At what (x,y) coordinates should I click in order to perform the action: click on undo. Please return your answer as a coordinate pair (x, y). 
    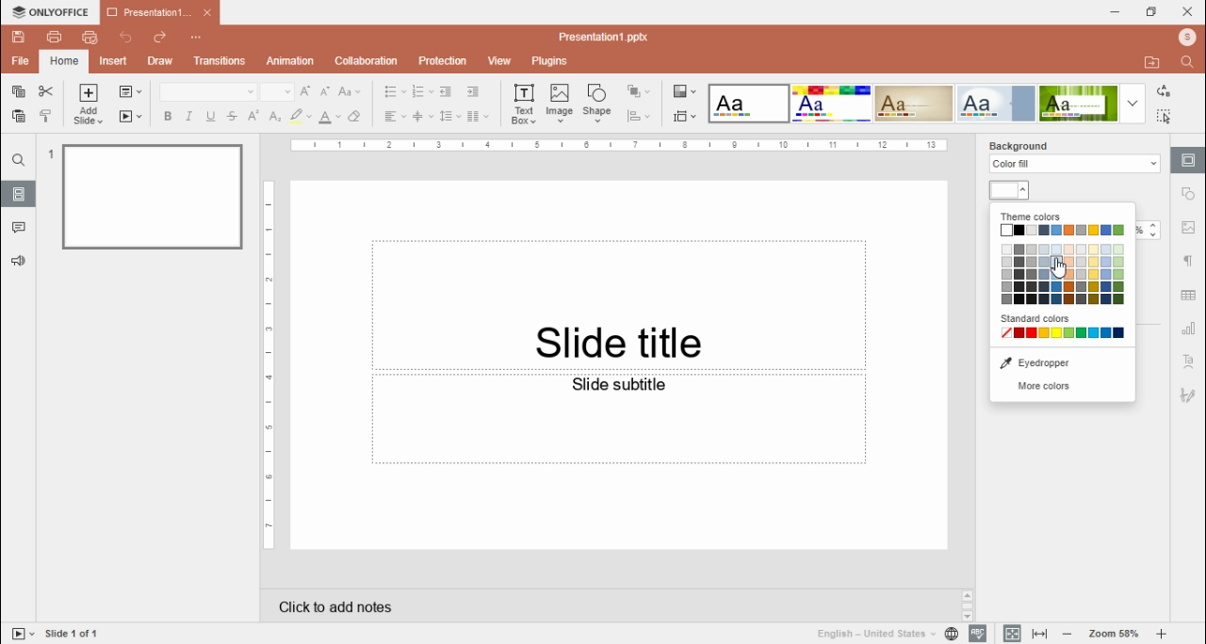
    Looking at the image, I should click on (127, 38).